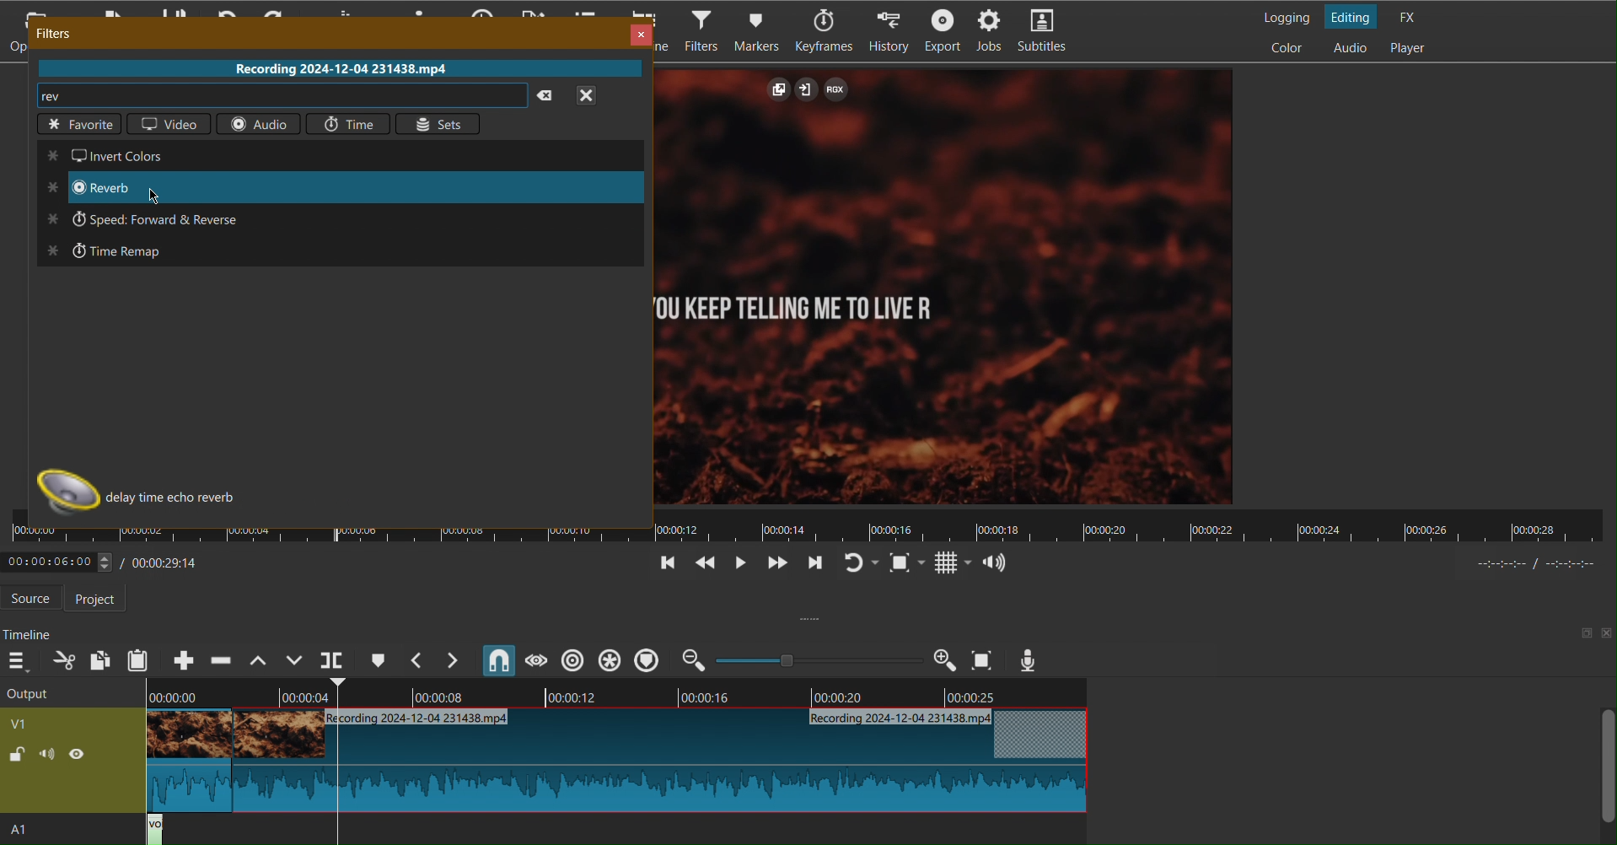 The image size is (1617, 845). I want to click on Player, so click(1410, 49).